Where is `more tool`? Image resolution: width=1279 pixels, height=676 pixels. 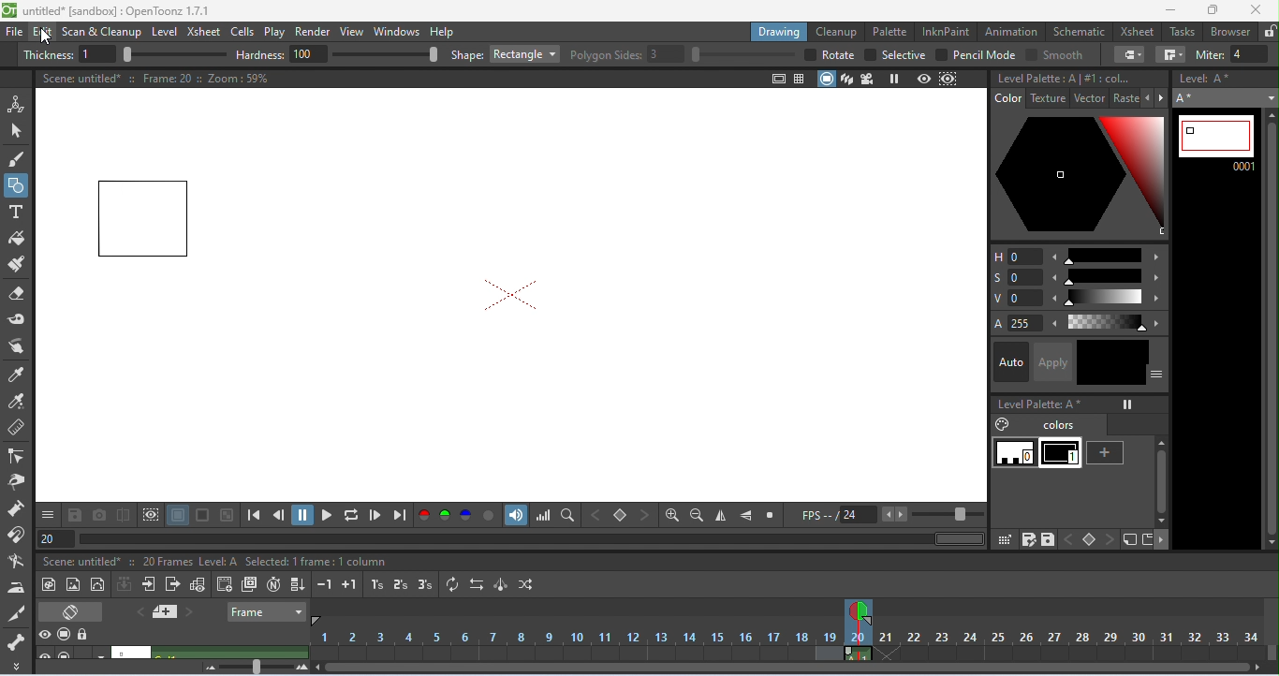
more tool is located at coordinates (14, 665).